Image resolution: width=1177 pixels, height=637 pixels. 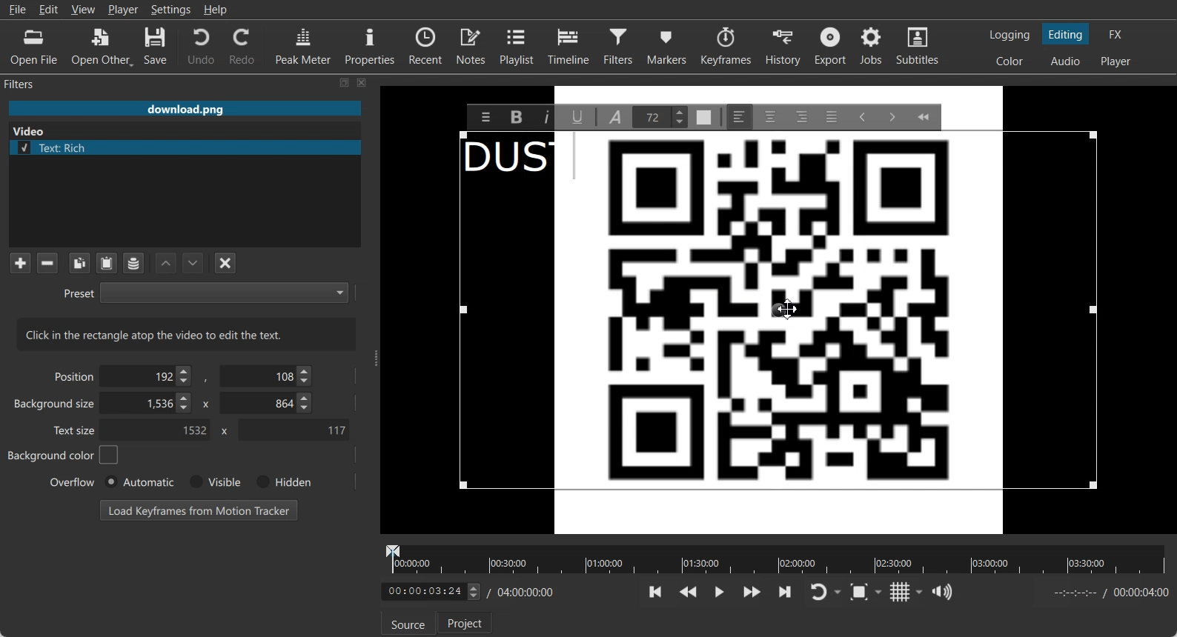 I want to click on Markers, so click(x=668, y=45).